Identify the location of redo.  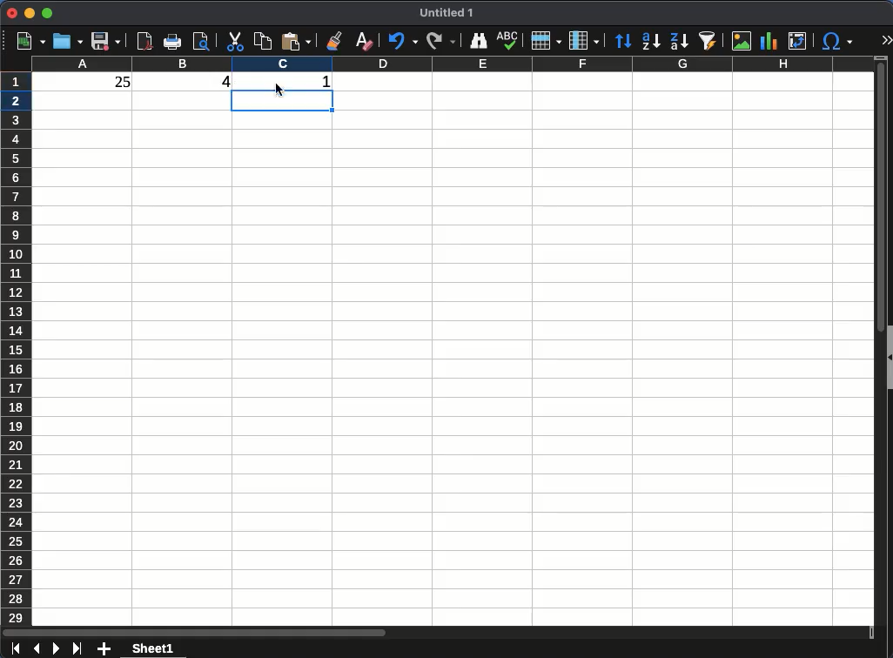
(441, 42).